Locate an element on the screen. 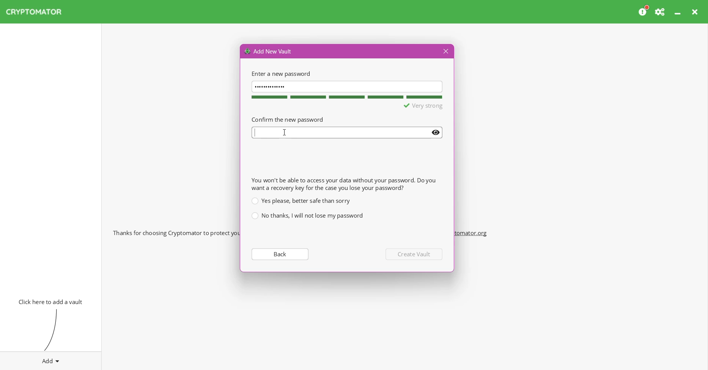 Image resolution: width=708 pixels, height=370 pixels. Minimize is located at coordinates (678, 12).